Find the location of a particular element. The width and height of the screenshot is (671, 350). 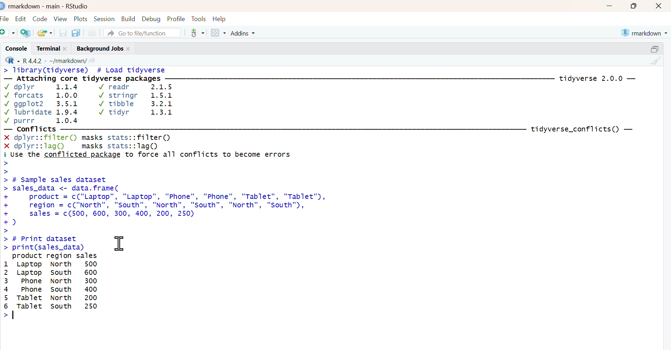

Debug is located at coordinates (151, 18).